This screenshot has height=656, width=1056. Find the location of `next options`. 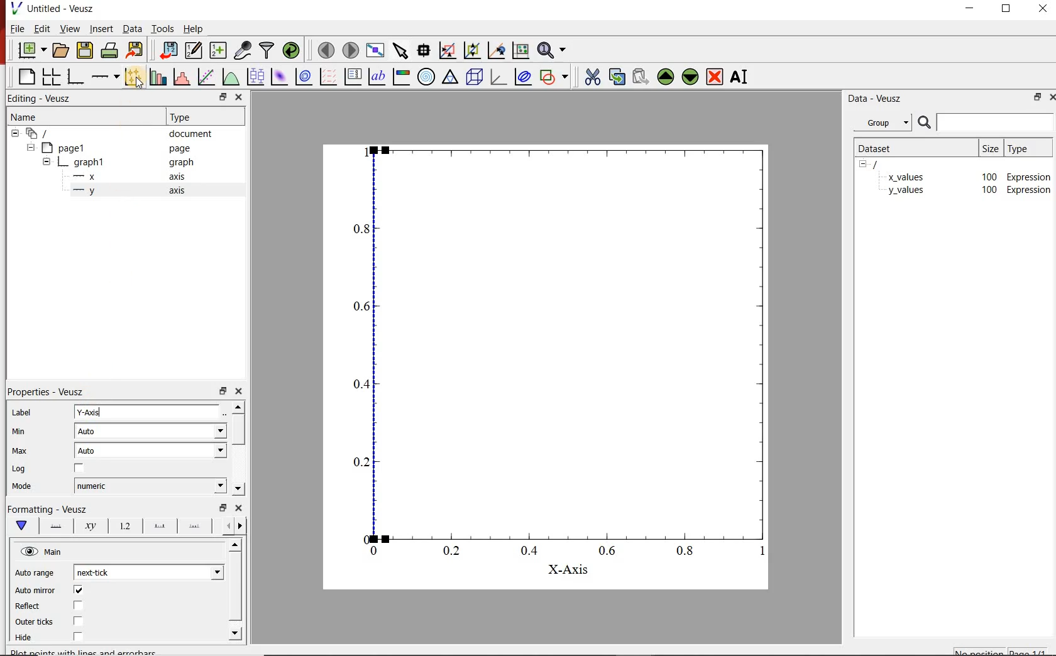

next options is located at coordinates (227, 526).